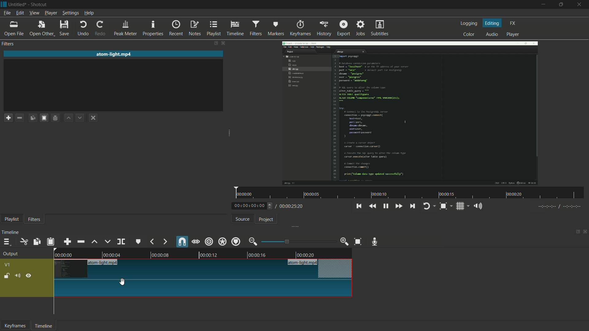 This screenshot has height=331, width=589. I want to click on zoom timeline to fit, so click(358, 242).